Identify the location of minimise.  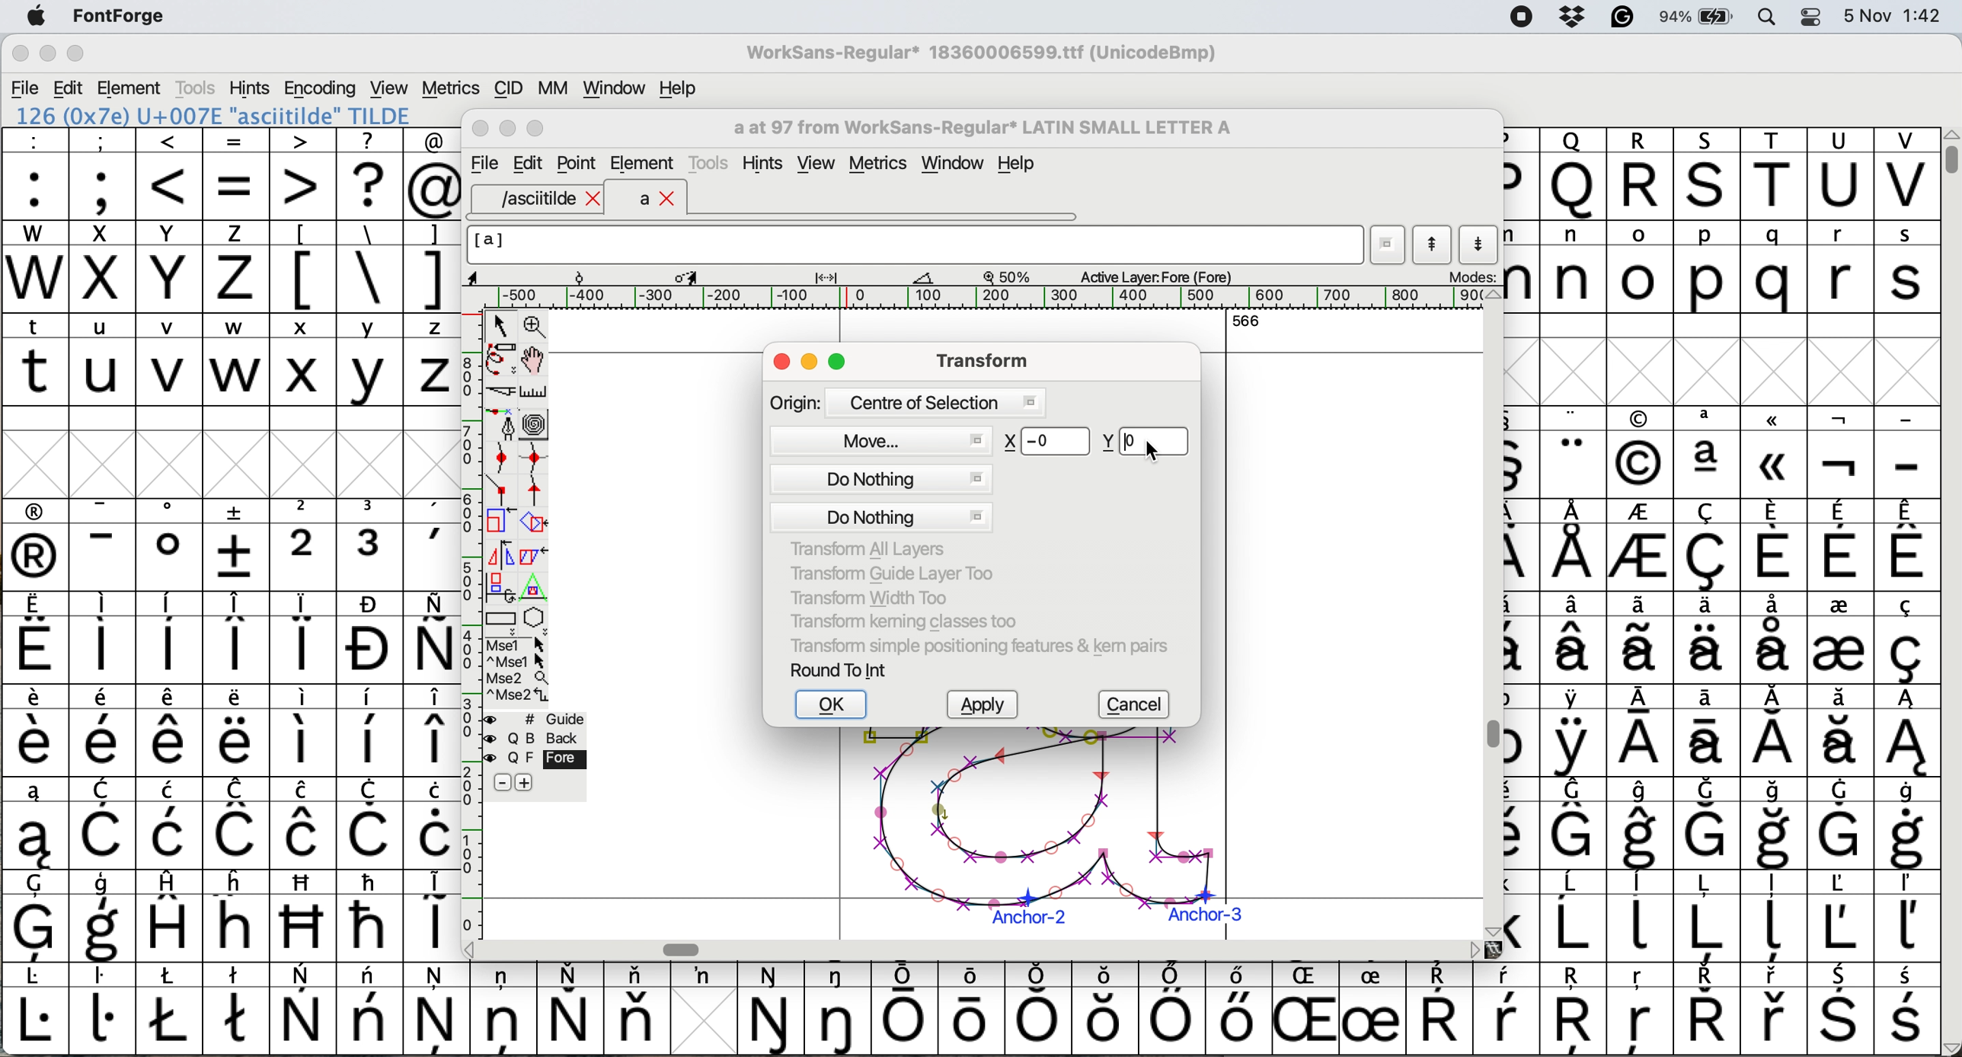
(811, 363).